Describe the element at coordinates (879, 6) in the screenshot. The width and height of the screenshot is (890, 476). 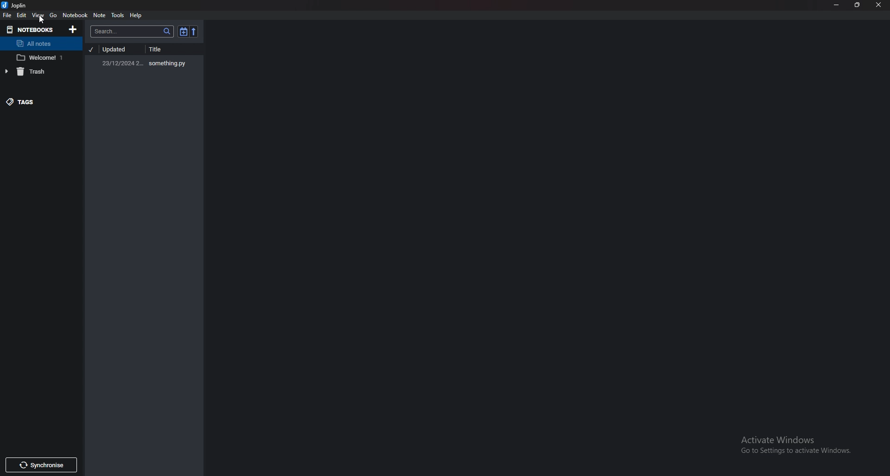
I see `close` at that location.